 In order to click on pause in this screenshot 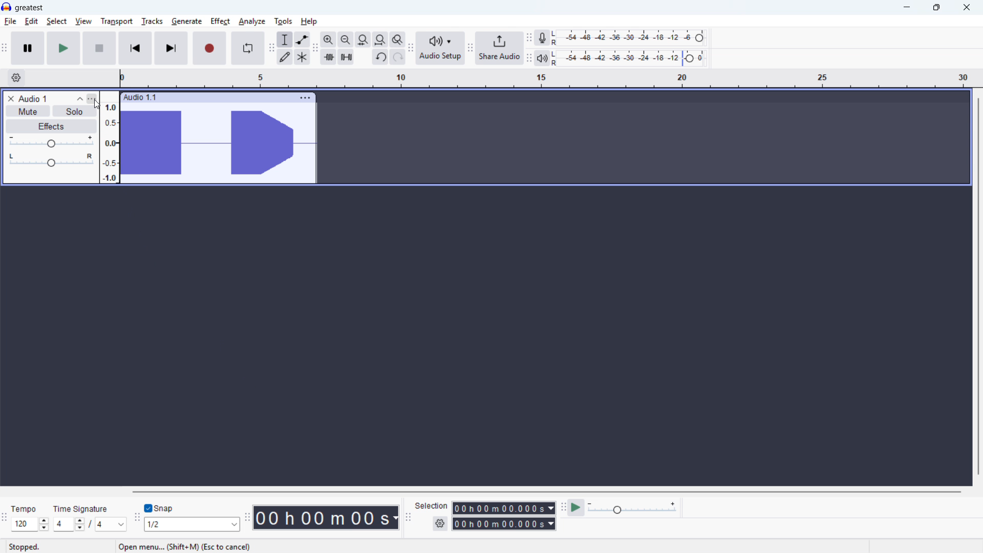, I will do `click(28, 49)`.